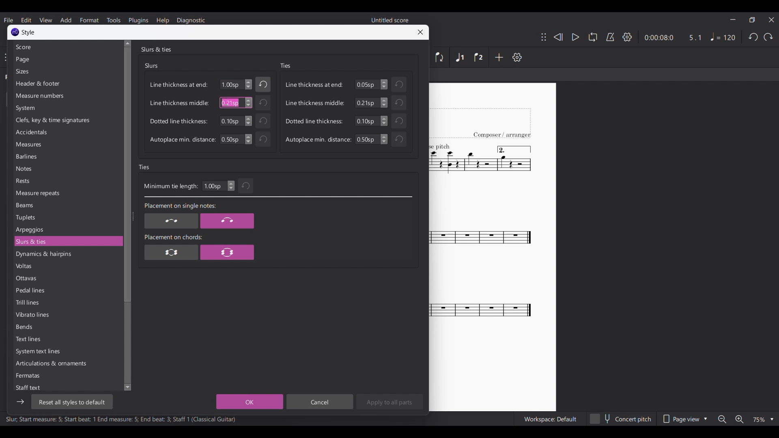 This screenshot has width=779, height=438. What do you see at coordinates (67, 376) in the screenshot?
I see `Fermatas` at bounding box center [67, 376].